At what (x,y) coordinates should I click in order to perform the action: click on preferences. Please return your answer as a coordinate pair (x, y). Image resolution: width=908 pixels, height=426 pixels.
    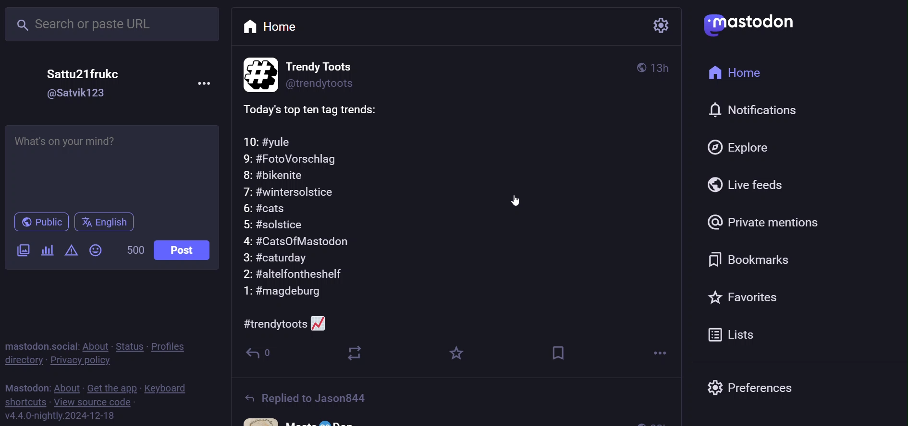
    Looking at the image, I should click on (752, 389).